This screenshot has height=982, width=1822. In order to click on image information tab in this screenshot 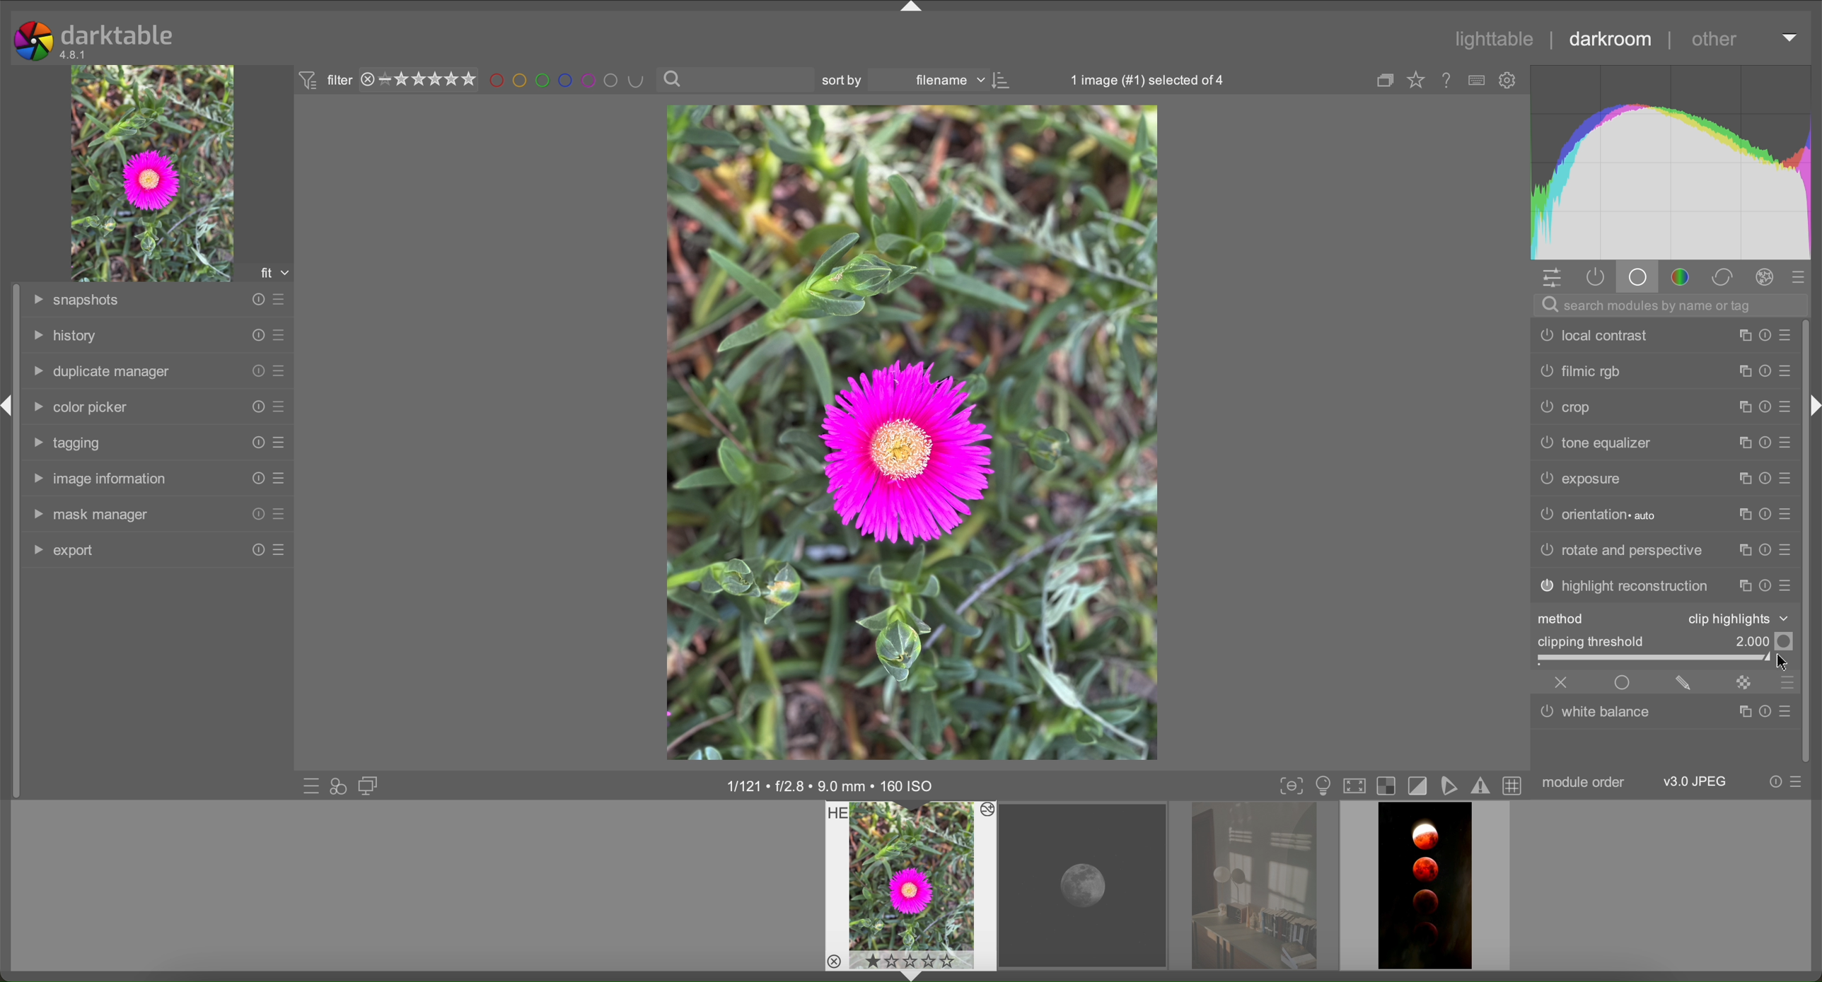, I will do `click(98, 479)`.